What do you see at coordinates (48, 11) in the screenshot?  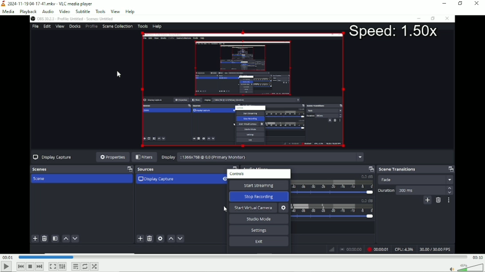 I see `audio` at bounding box center [48, 11].